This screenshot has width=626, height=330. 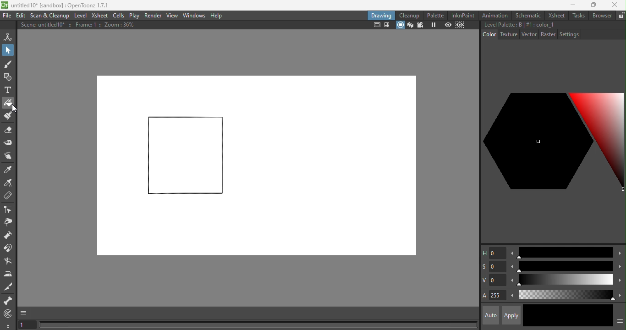 I want to click on Paint brush tool, so click(x=7, y=116).